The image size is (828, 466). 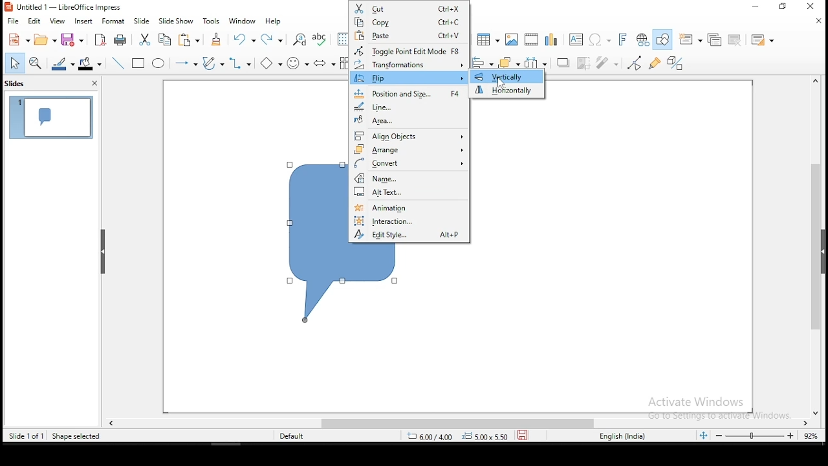 I want to click on convert, so click(x=408, y=163).